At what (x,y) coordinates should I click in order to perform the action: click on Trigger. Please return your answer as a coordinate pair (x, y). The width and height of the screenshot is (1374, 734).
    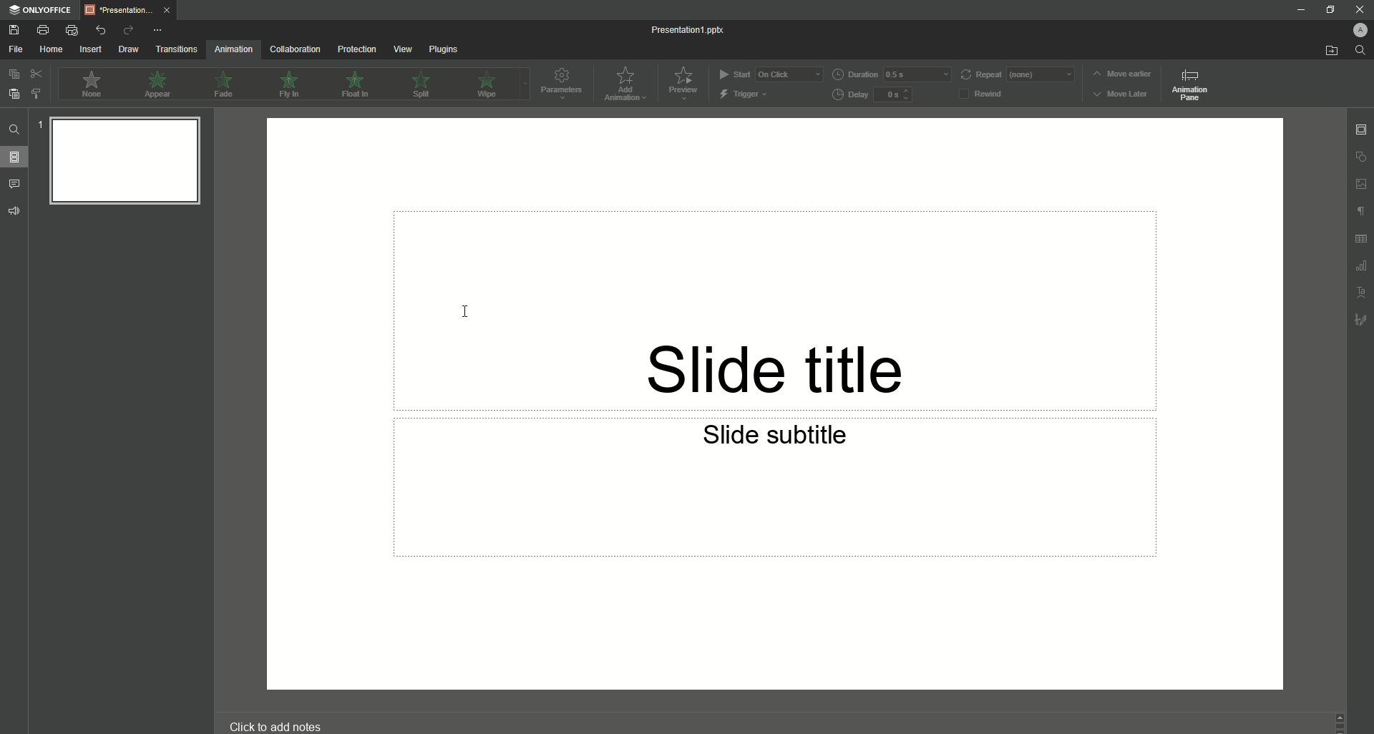
    Looking at the image, I should click on (745, 94).